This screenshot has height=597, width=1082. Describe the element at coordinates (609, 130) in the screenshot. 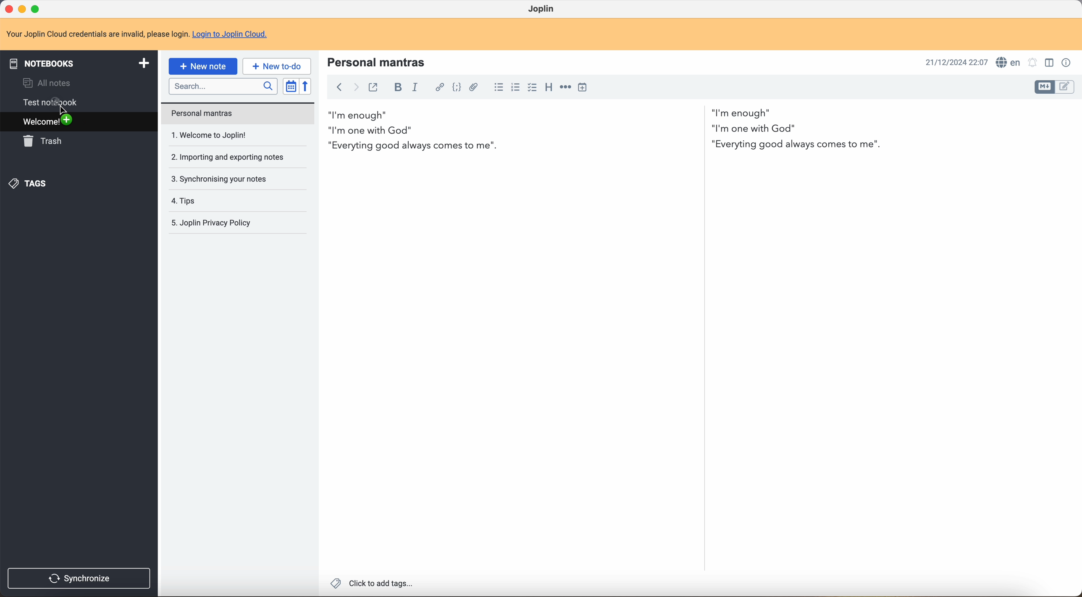

I see `body text` at that location.